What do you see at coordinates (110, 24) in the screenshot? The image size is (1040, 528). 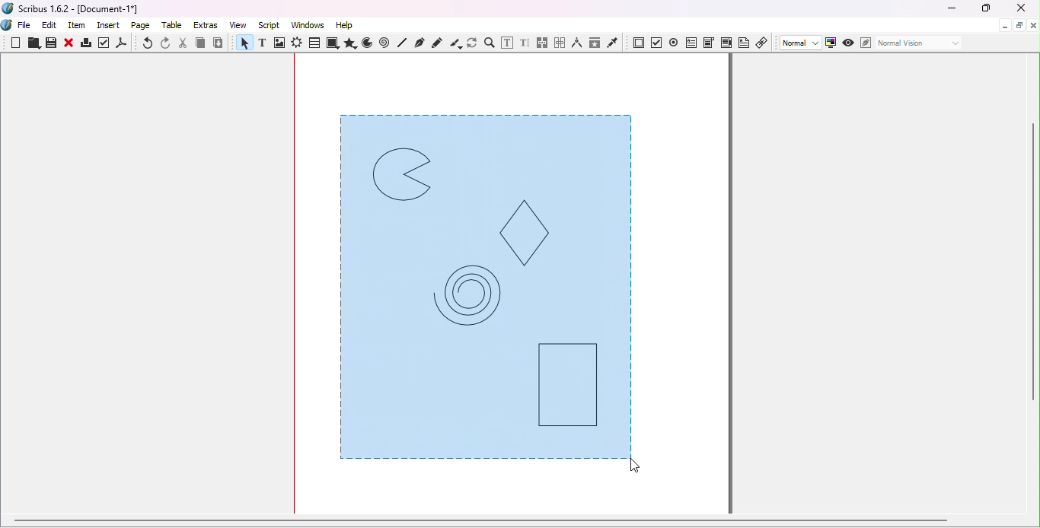 I see `Insert` at bounding box center [110, 24].